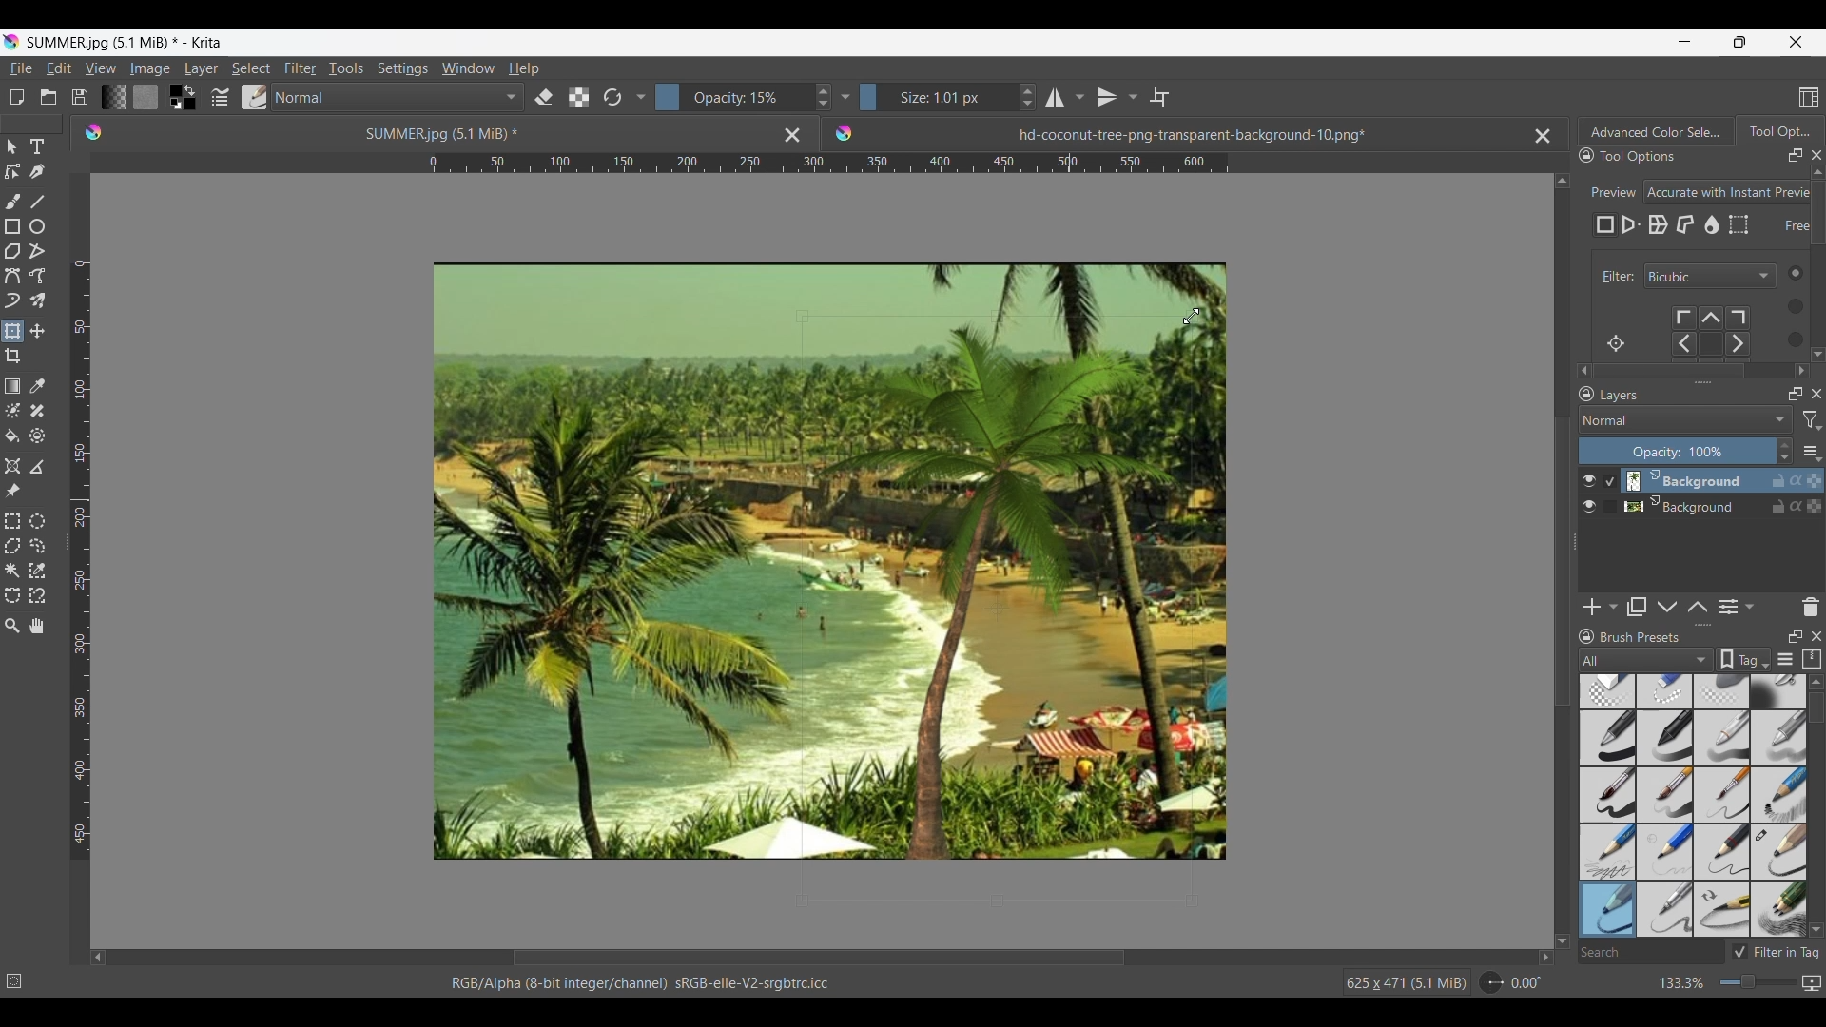  Describe the element at coordinates (1739, 42) in the screenshot. I see `Show interface in a smaller tab` at that location.